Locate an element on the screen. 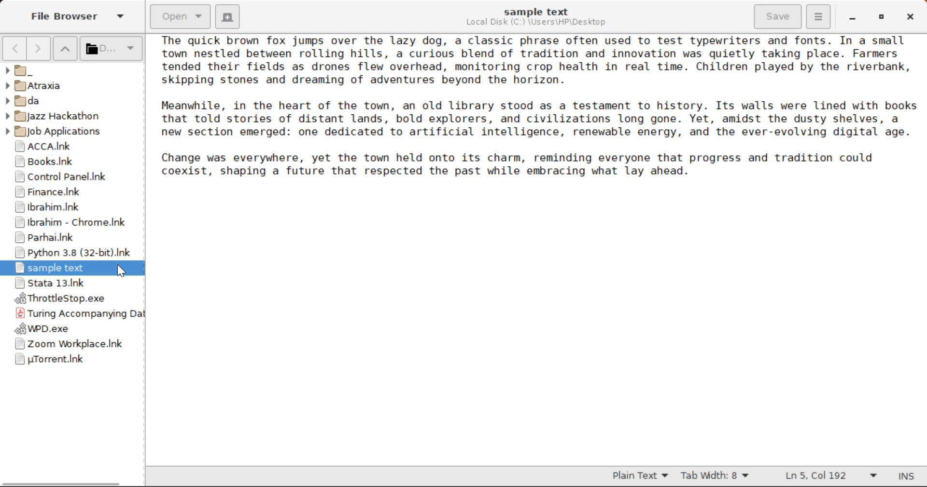  Selected Text Format is located at coordinates (641, 475).